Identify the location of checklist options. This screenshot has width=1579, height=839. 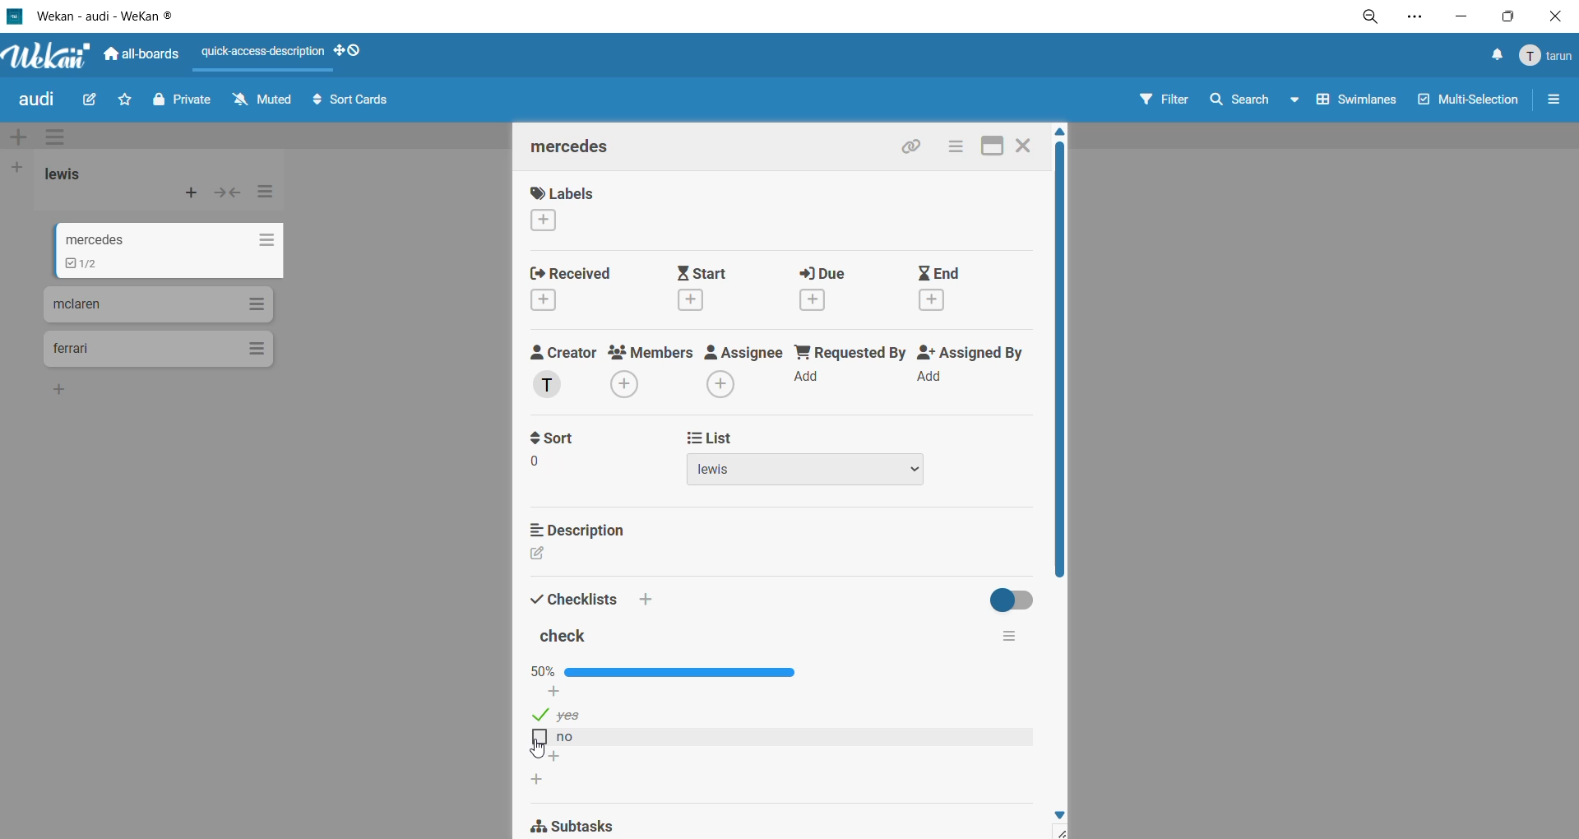
(1010, 637).